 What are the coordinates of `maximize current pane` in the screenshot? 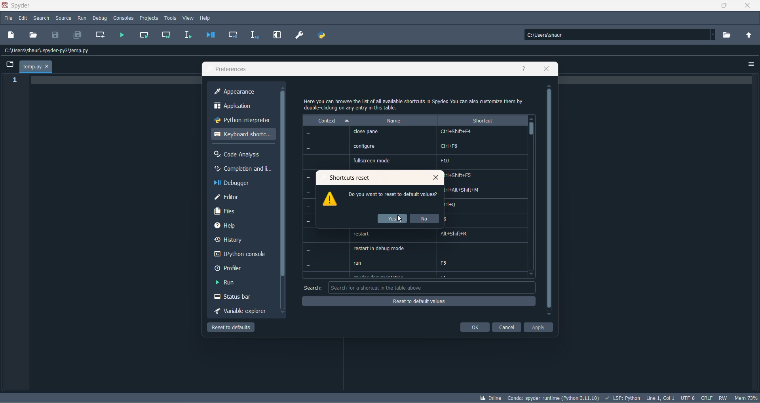 It's located at (277, 35).